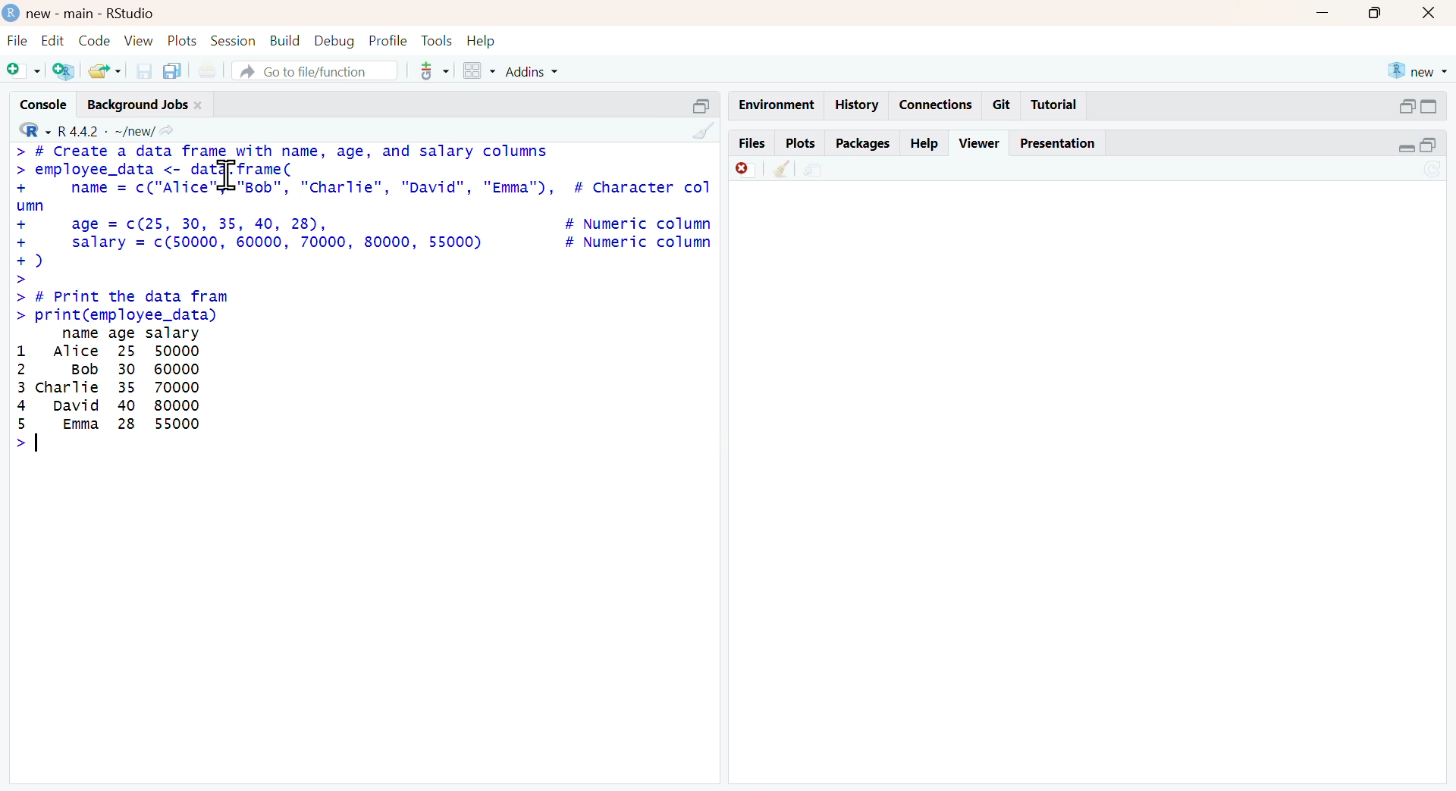 Image resolution: width=1456 pixels, height=791 pixels. I want to click on Create new Project, so click(63, 72).